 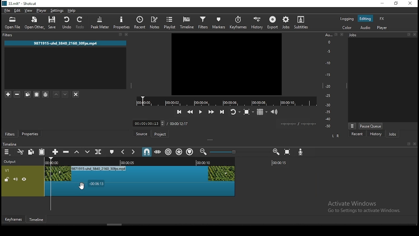 I want to click on paste filter, so click(x=36, y=95).